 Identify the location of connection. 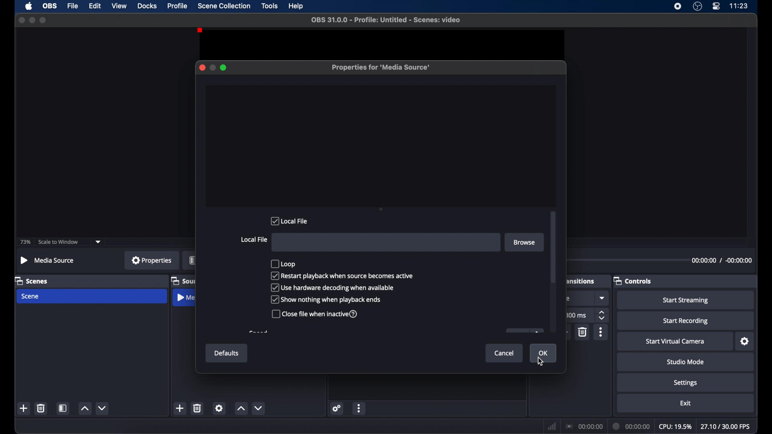
(585, 426).